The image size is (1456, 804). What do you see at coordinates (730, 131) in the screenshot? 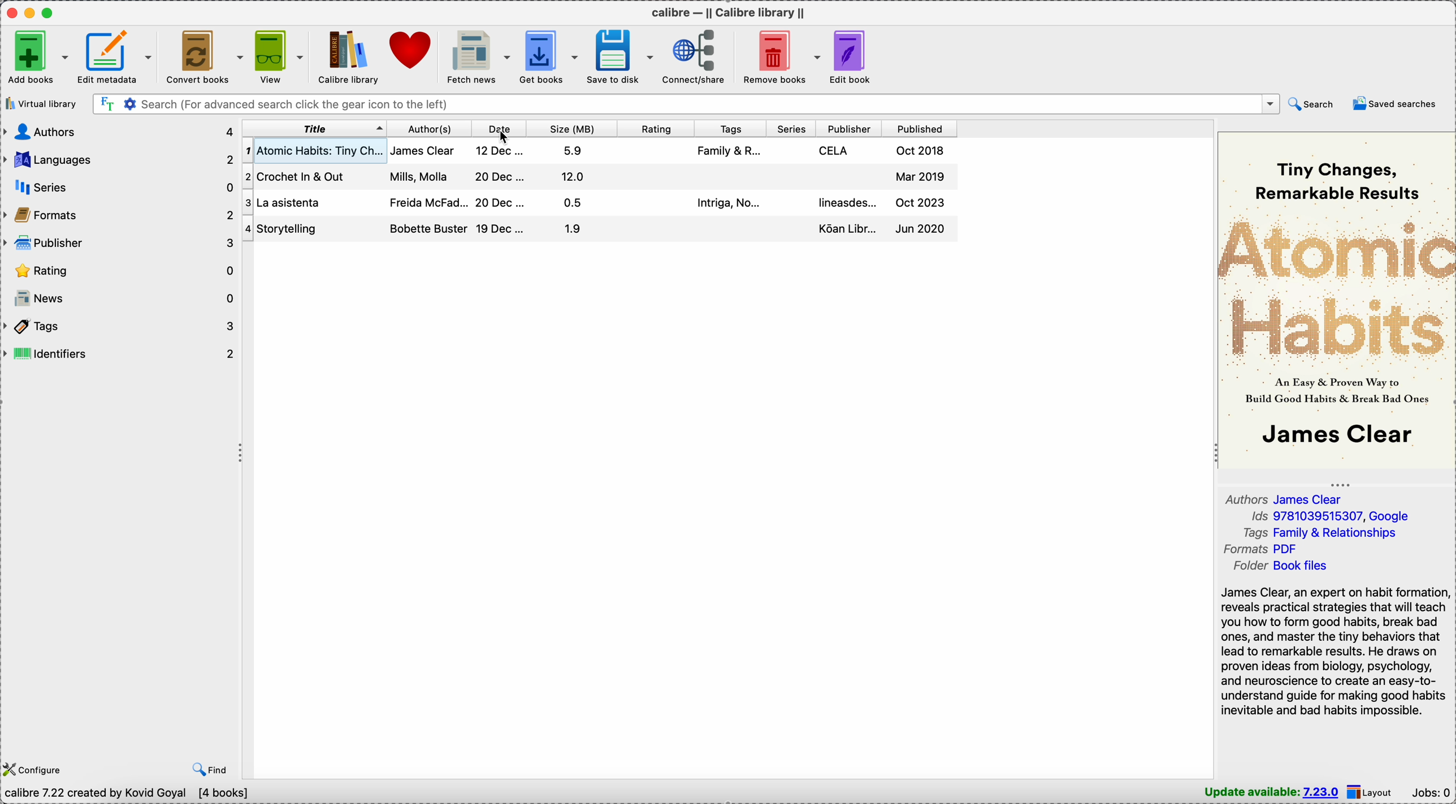
I see `tags` at bounding box center [730, 131].